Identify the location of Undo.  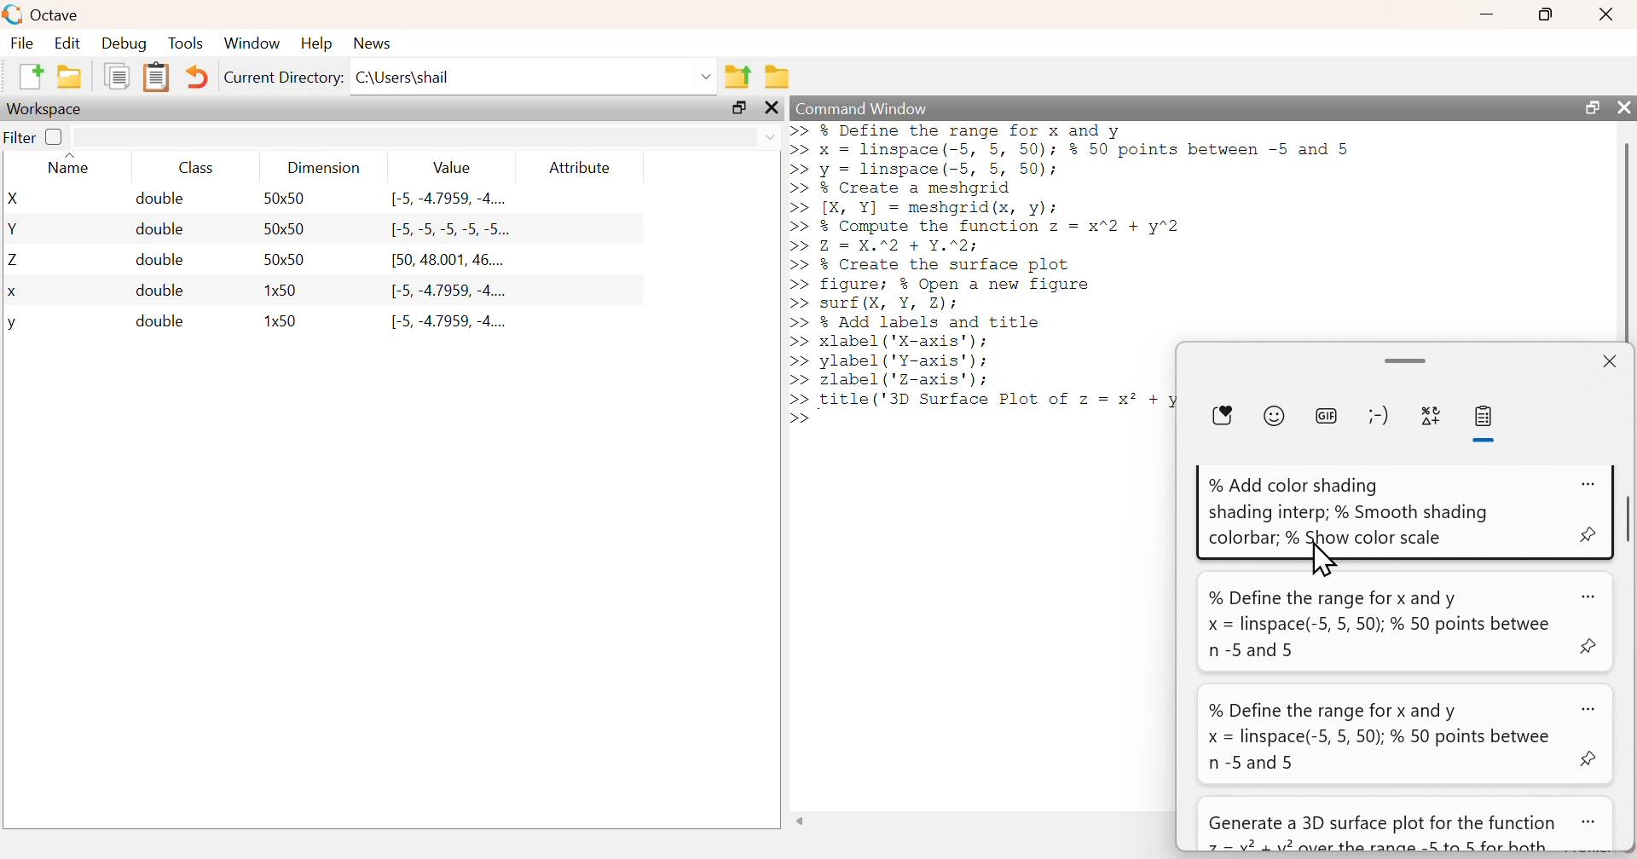
(194, 77).